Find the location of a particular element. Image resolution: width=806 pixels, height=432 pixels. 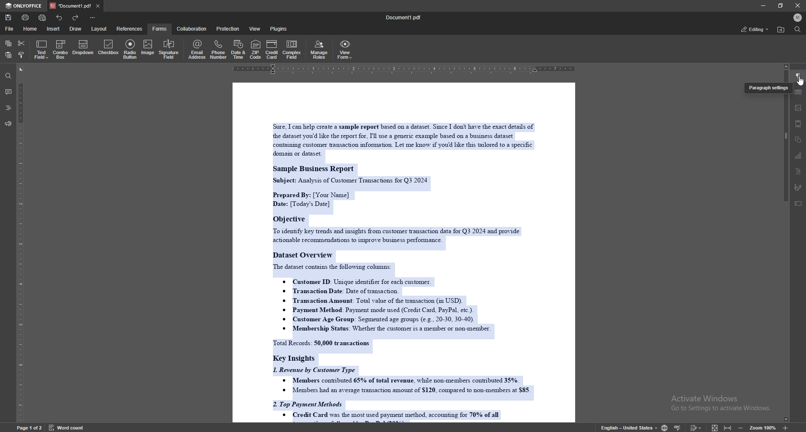

paragraph is located at coordinates (798, 76).